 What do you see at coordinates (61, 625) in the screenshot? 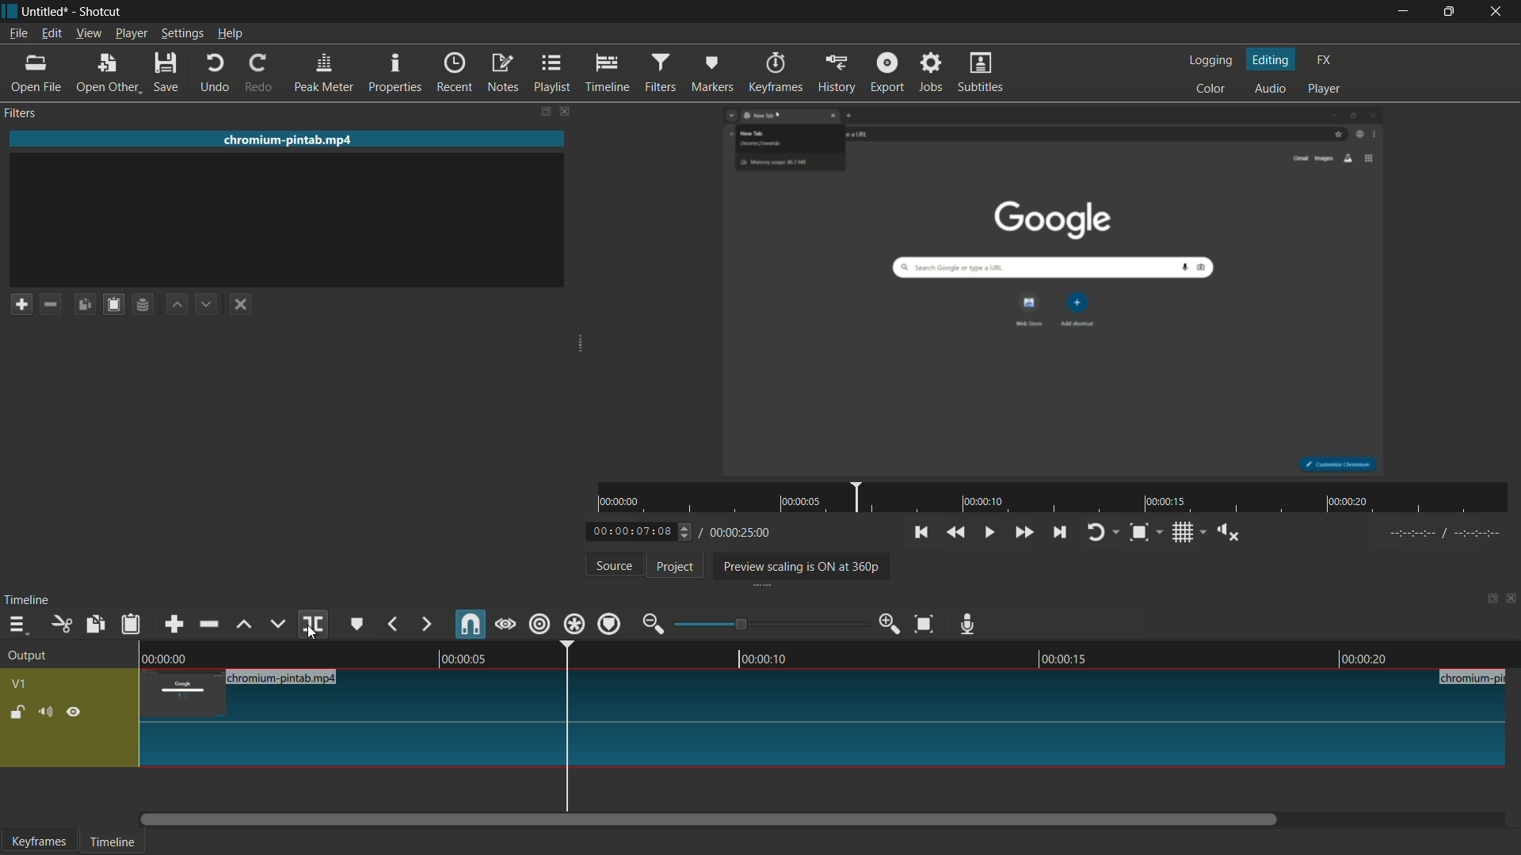
I see `cut` at bounding box center [61, 625].